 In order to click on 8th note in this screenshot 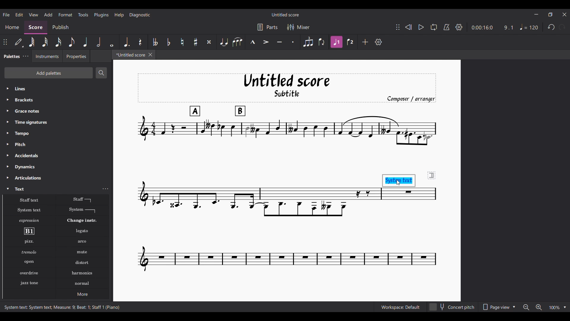, I will do `click(72, 42)`.